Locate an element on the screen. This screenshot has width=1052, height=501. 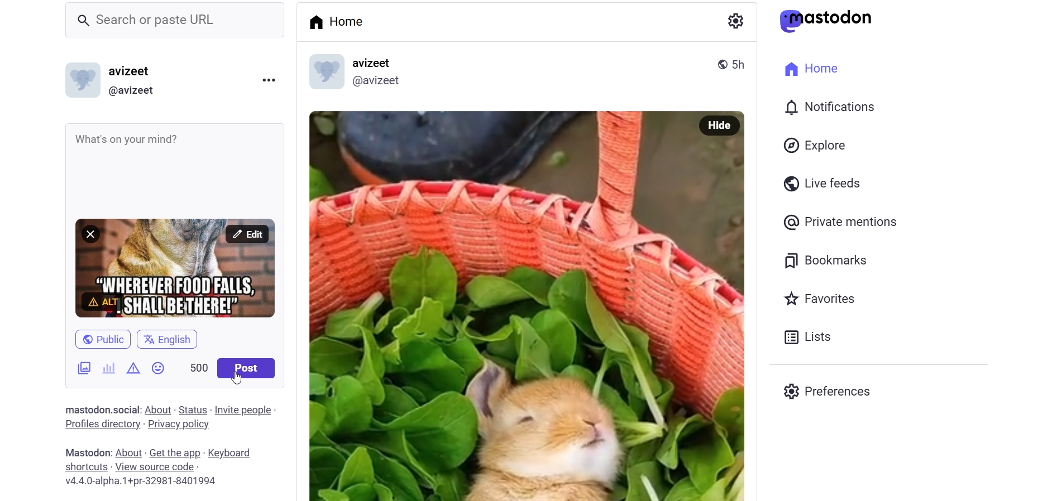
image is located at coordinates (512, 307).